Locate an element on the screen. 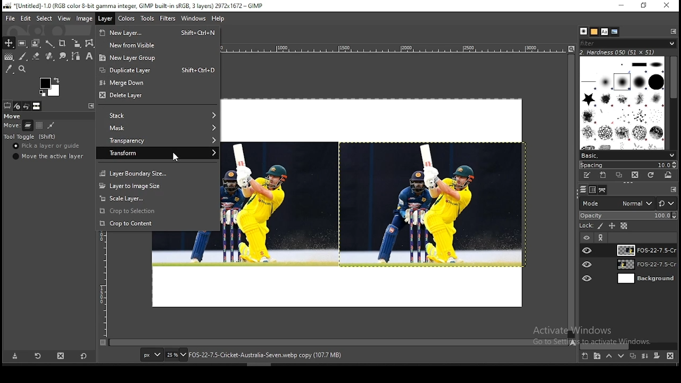  zoom status is located at coordinates (176, 356).